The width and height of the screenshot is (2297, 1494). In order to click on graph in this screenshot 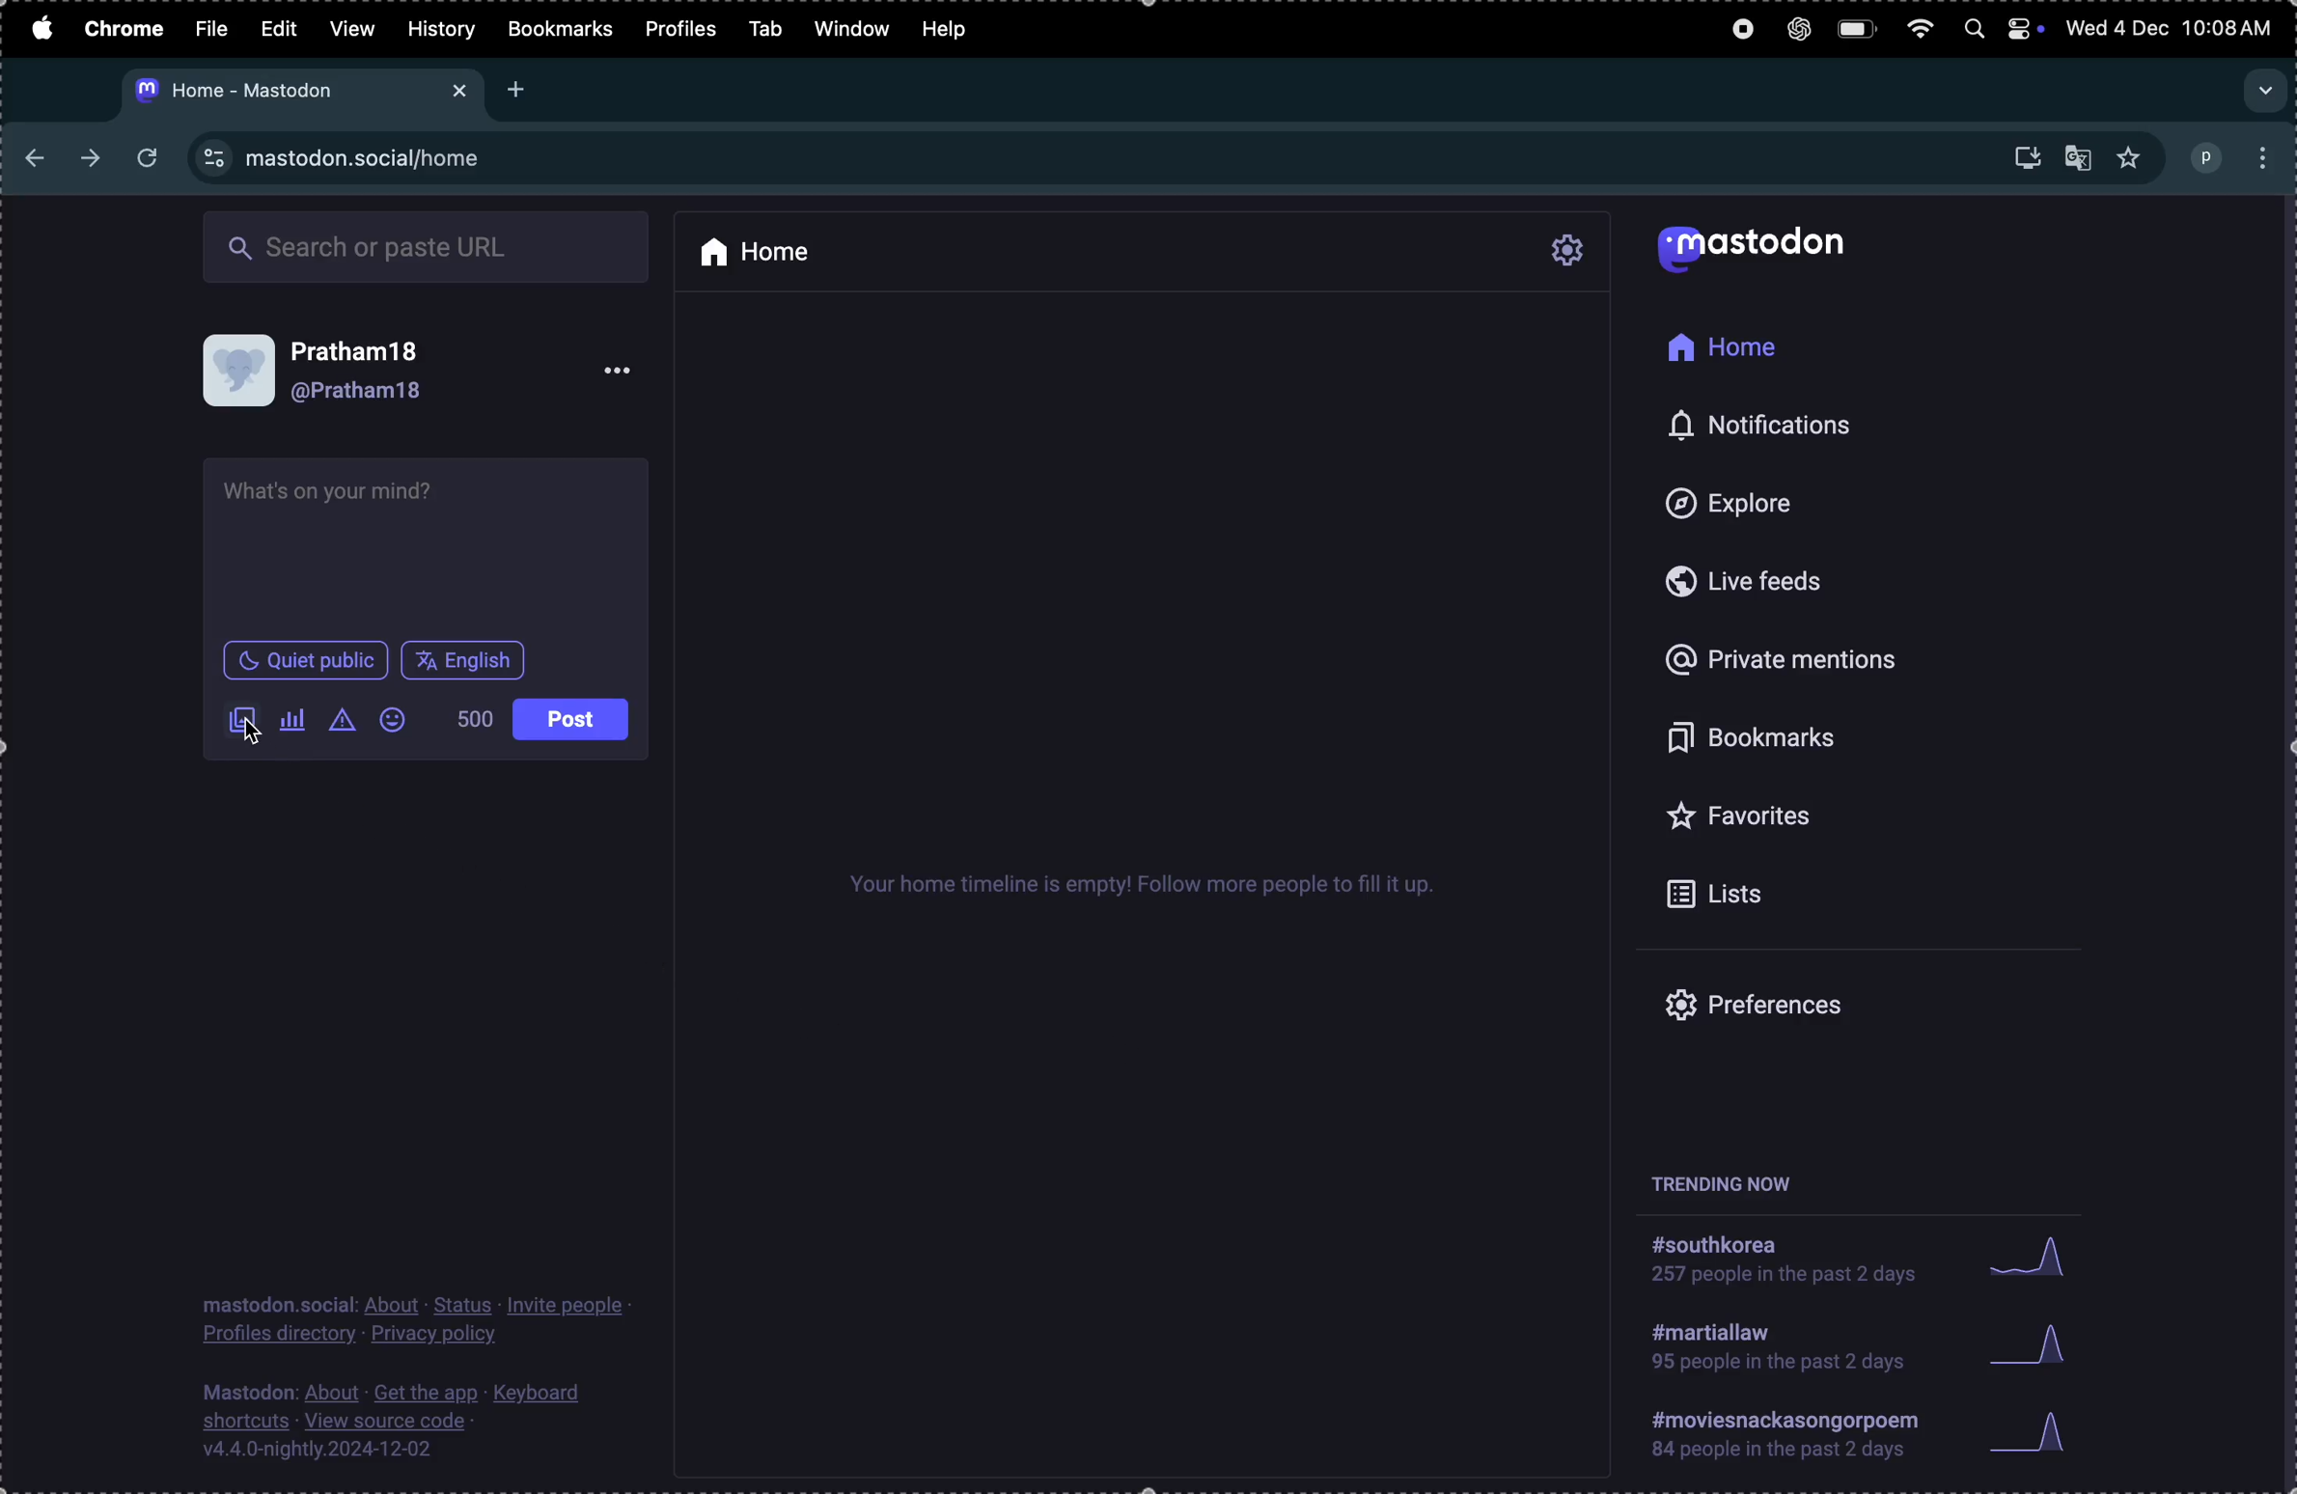, I will do `click(2037, 1436)`.